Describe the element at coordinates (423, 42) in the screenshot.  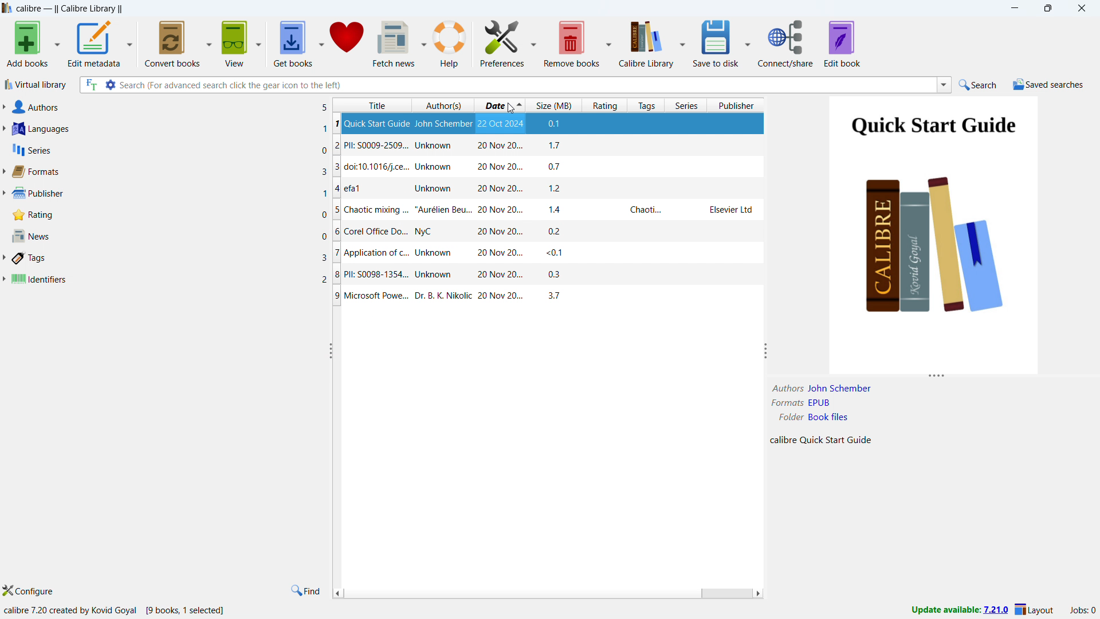
I see ` fetch news options` at that location.